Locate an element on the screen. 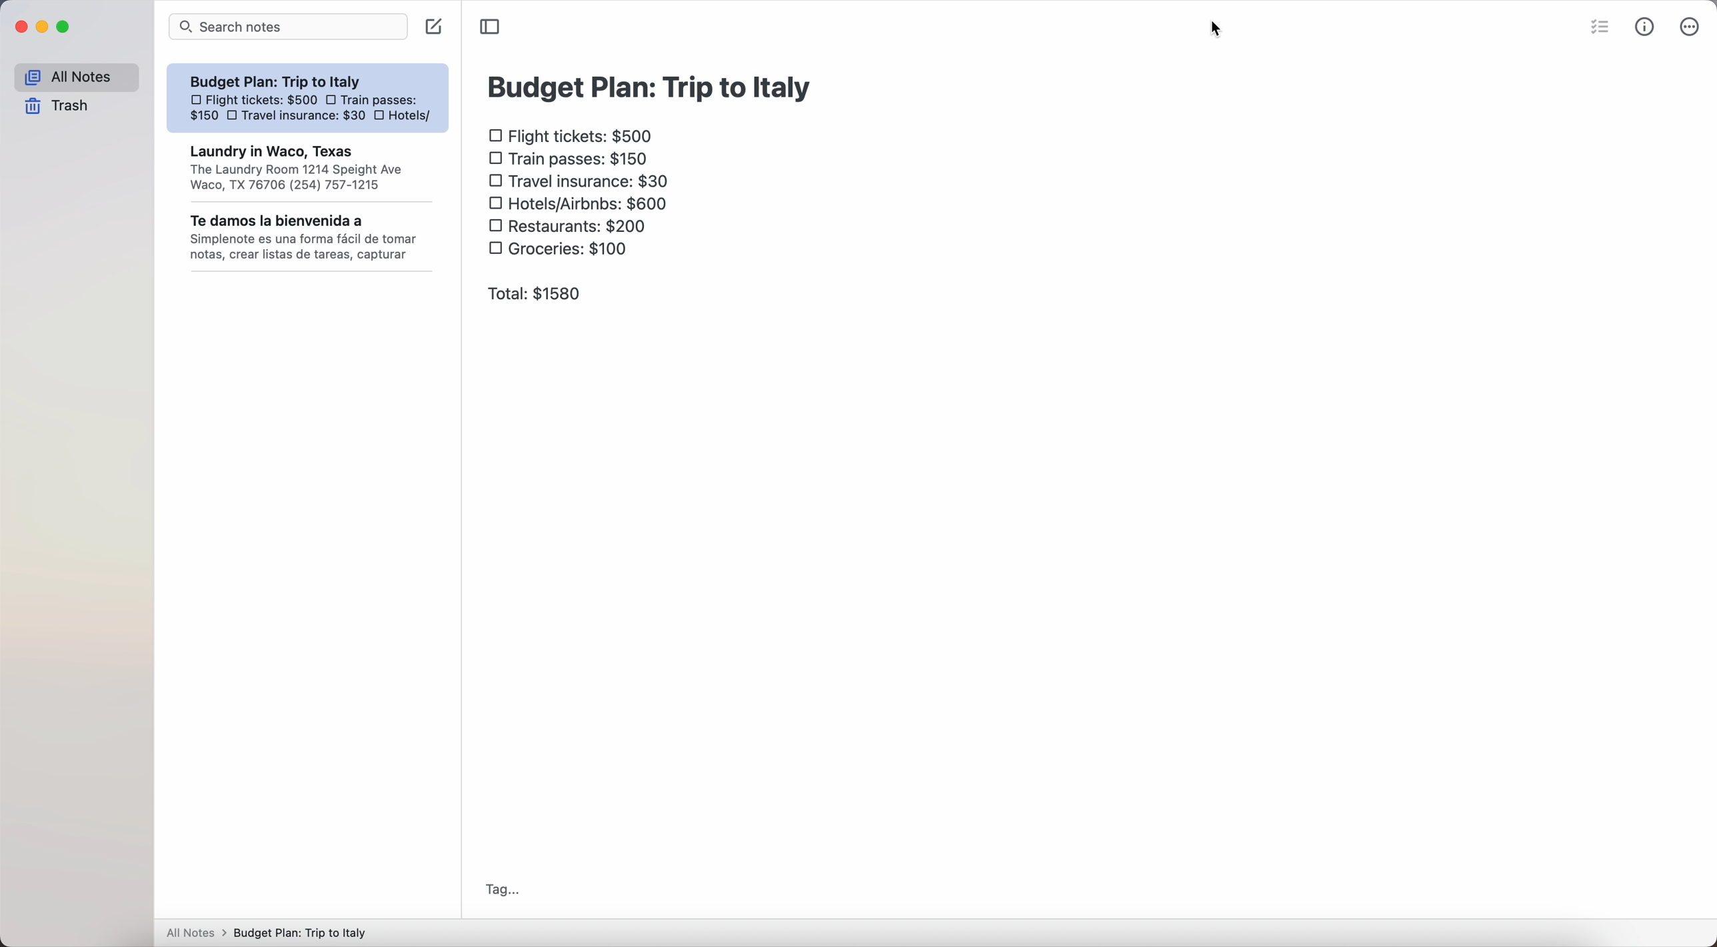 The height and width of the screenshot is (947, 1717). close Simplenote is located at coordinates (21, 28).